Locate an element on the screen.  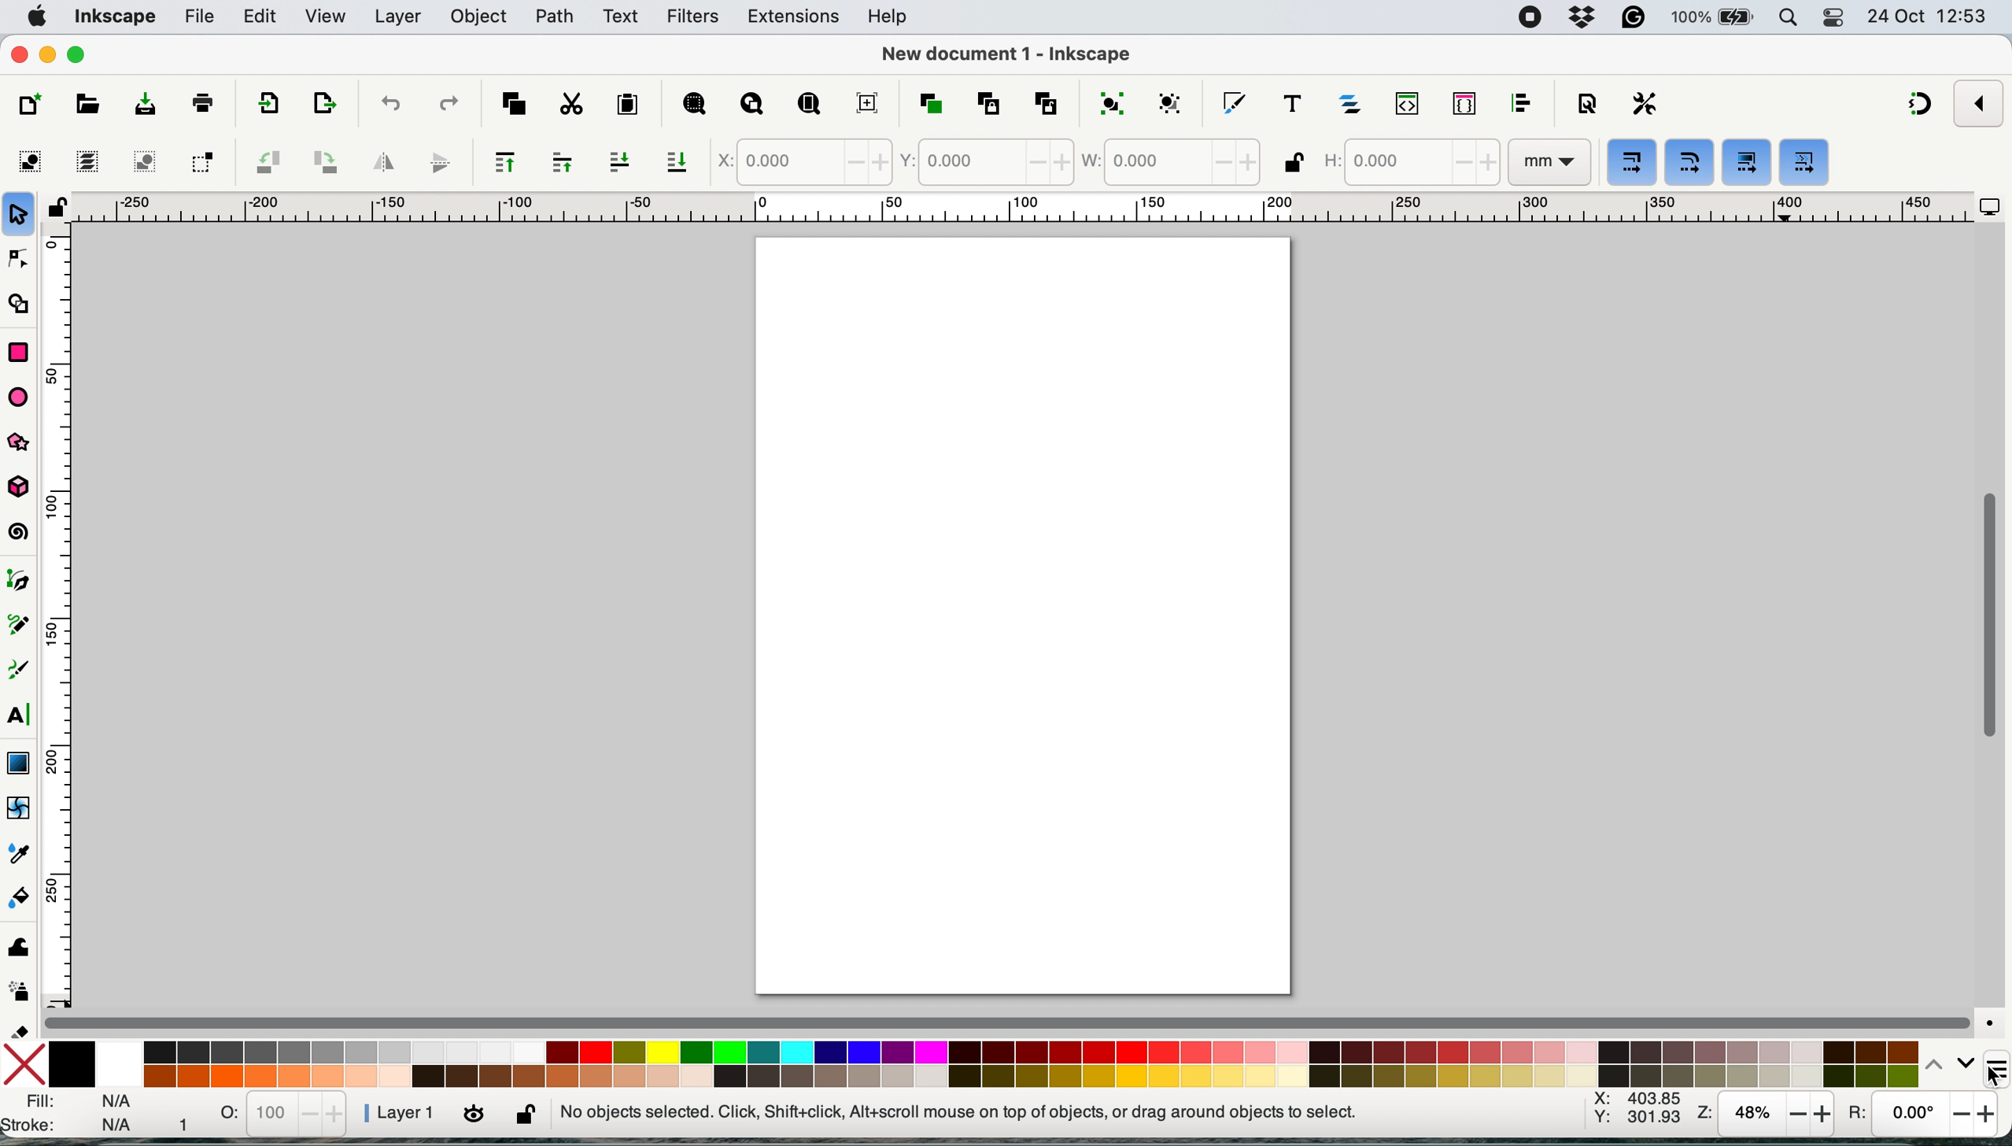
lock or unlock current layer is located at coordinates (523, 1116).